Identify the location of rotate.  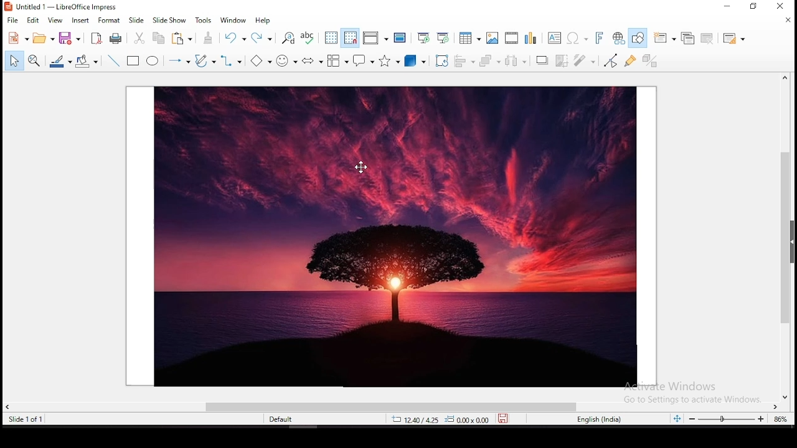
(440, 62).